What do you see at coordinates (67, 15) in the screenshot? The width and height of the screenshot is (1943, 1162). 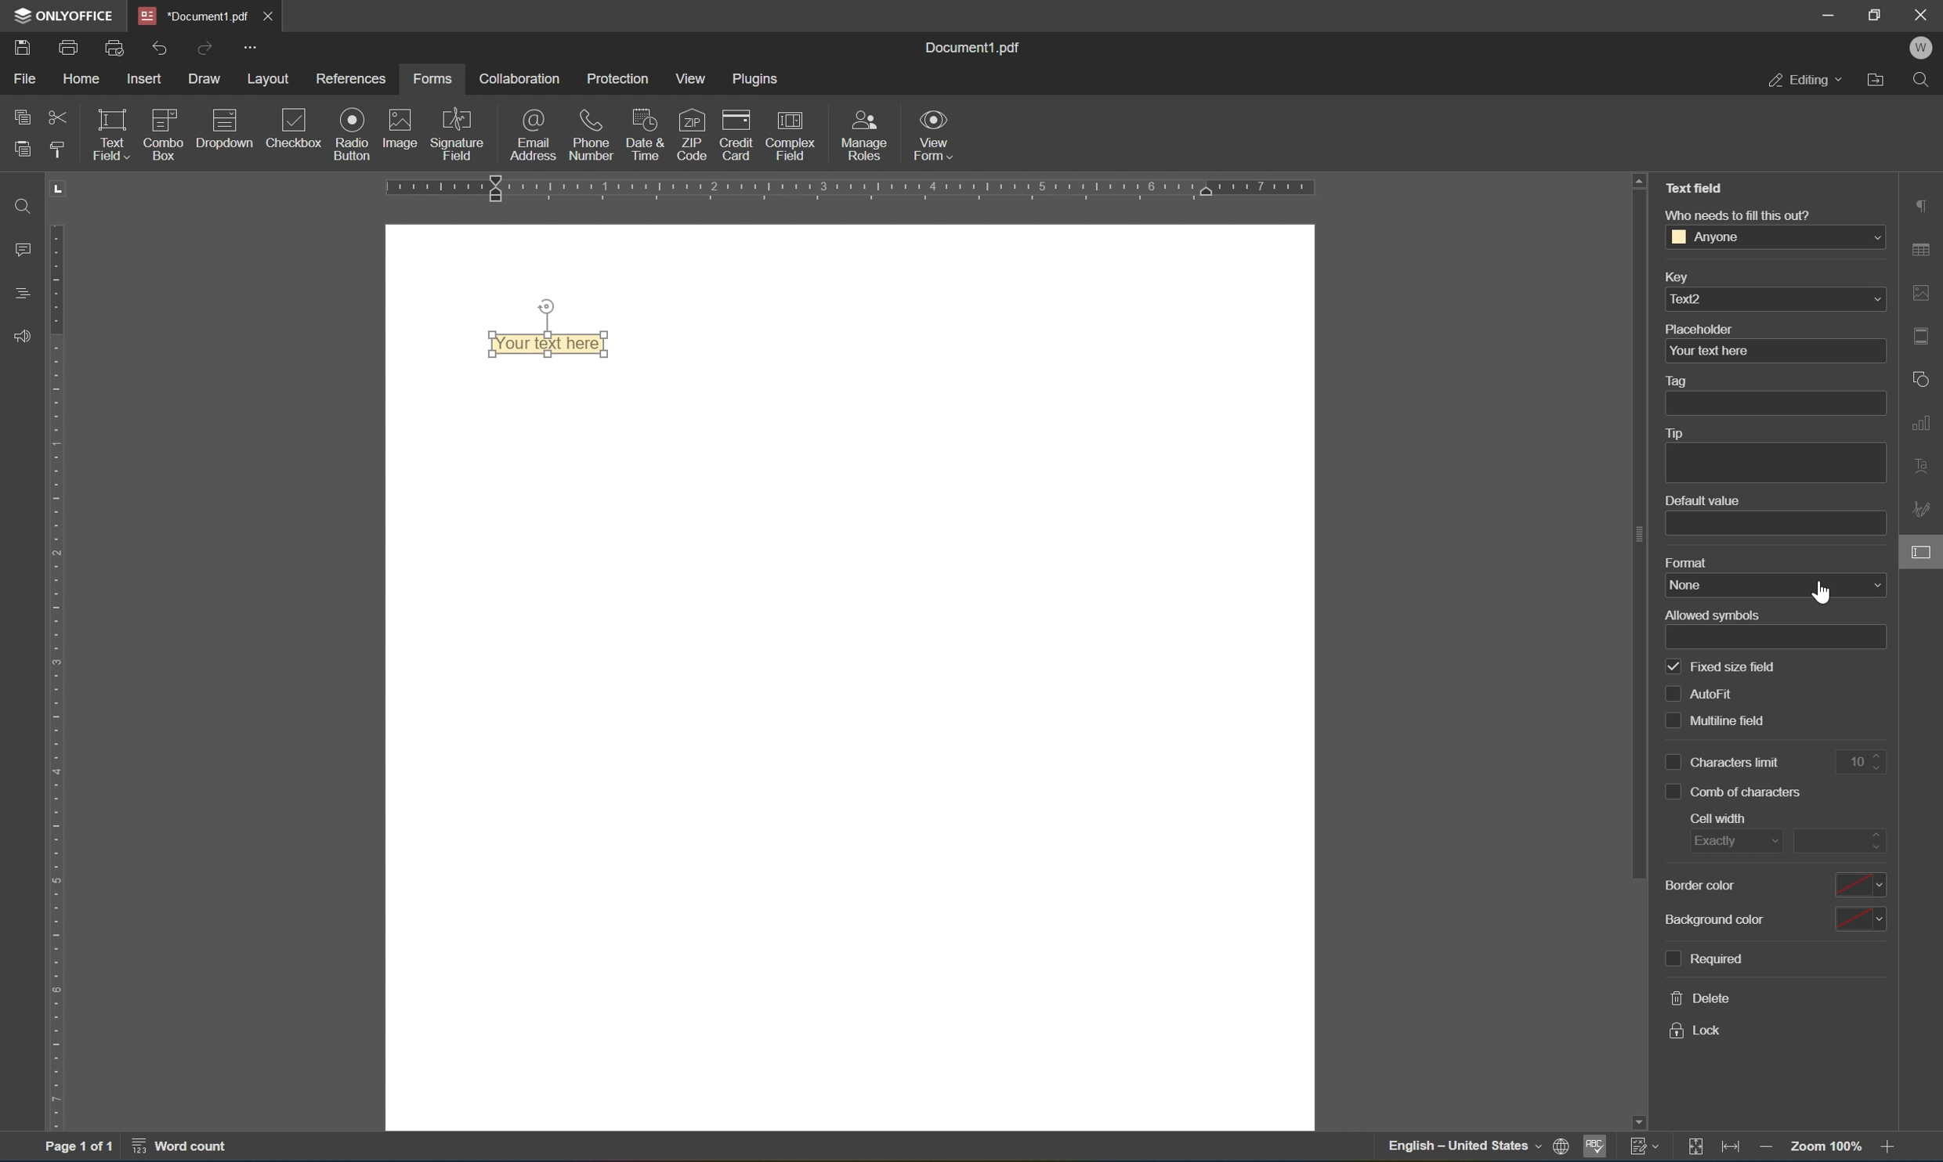 I see `ONLYOFFICE` at bounding box center [67, 15].